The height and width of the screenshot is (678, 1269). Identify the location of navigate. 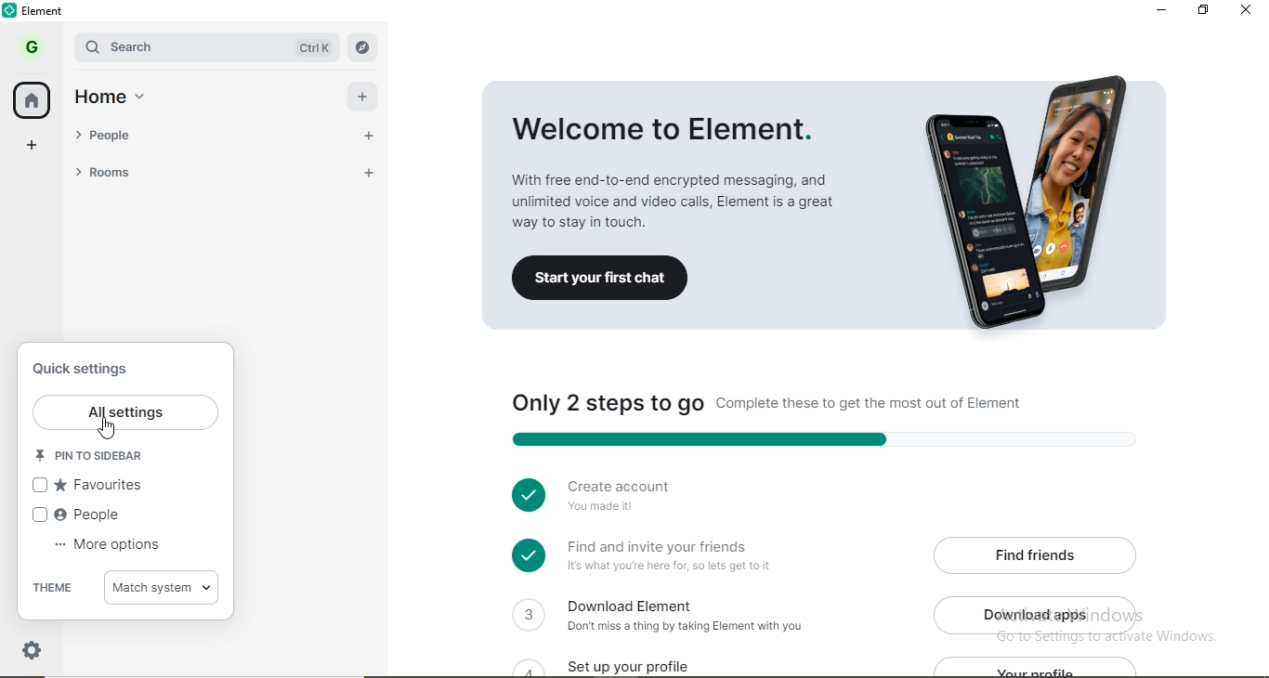
(360, 47).